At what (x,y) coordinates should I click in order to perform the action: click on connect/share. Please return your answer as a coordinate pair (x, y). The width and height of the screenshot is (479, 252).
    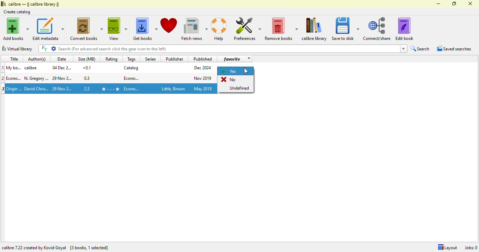
    Looking at the image, I should click on (377, 29).